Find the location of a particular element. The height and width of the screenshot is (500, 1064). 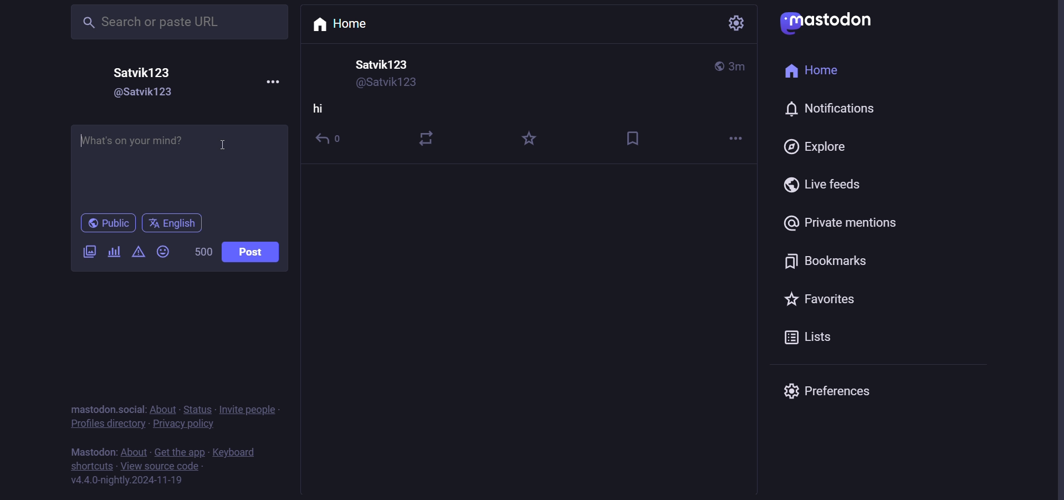

reply is located at coordinates (332, 142).